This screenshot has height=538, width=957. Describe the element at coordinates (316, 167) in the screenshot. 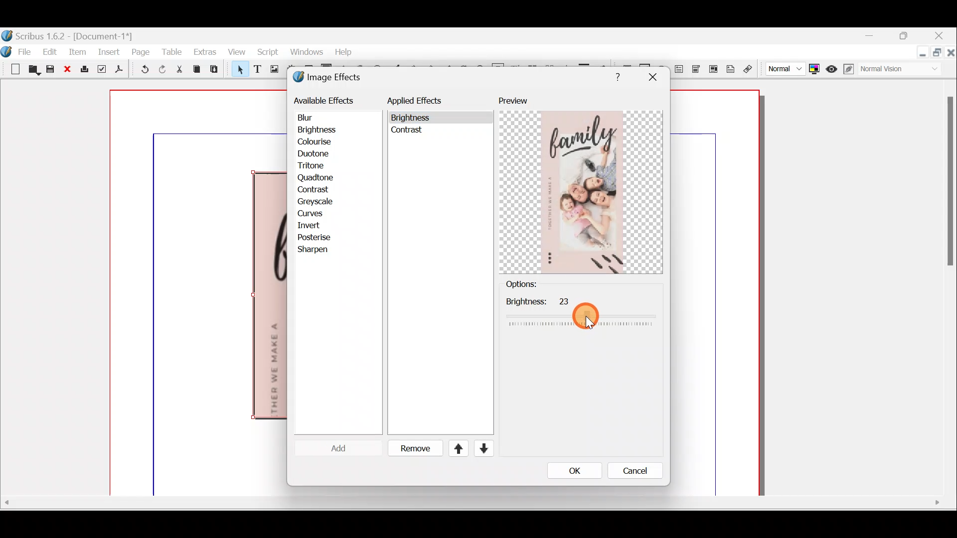

I see `Tritone` at that location.